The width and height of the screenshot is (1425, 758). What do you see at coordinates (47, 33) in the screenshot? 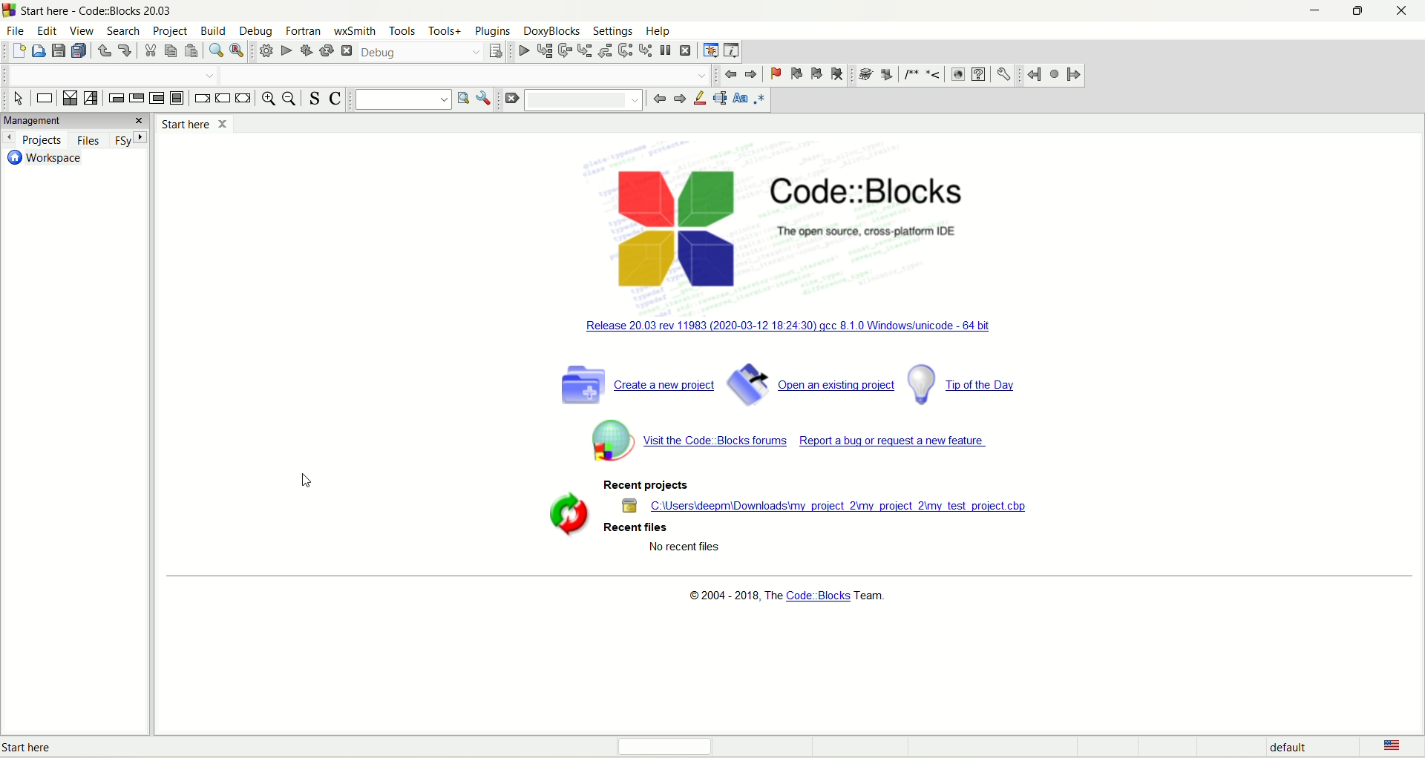
I see `edit` at bounding box center [47, 33].